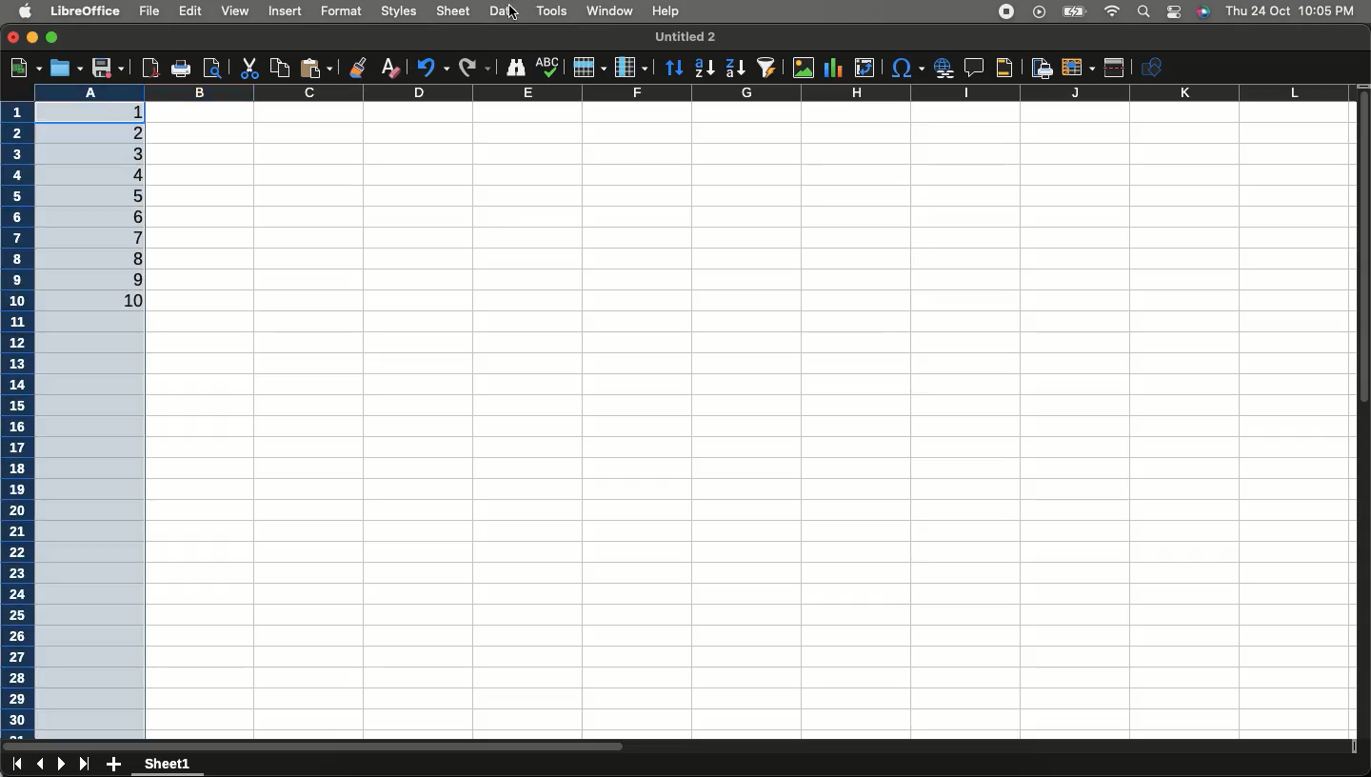 This screenshot has width=1371, height=777. What do you see at coordinates (1077, 68) in the screenshot?
I see `Freeze rows and columns` at bounding box center [1077, 68].